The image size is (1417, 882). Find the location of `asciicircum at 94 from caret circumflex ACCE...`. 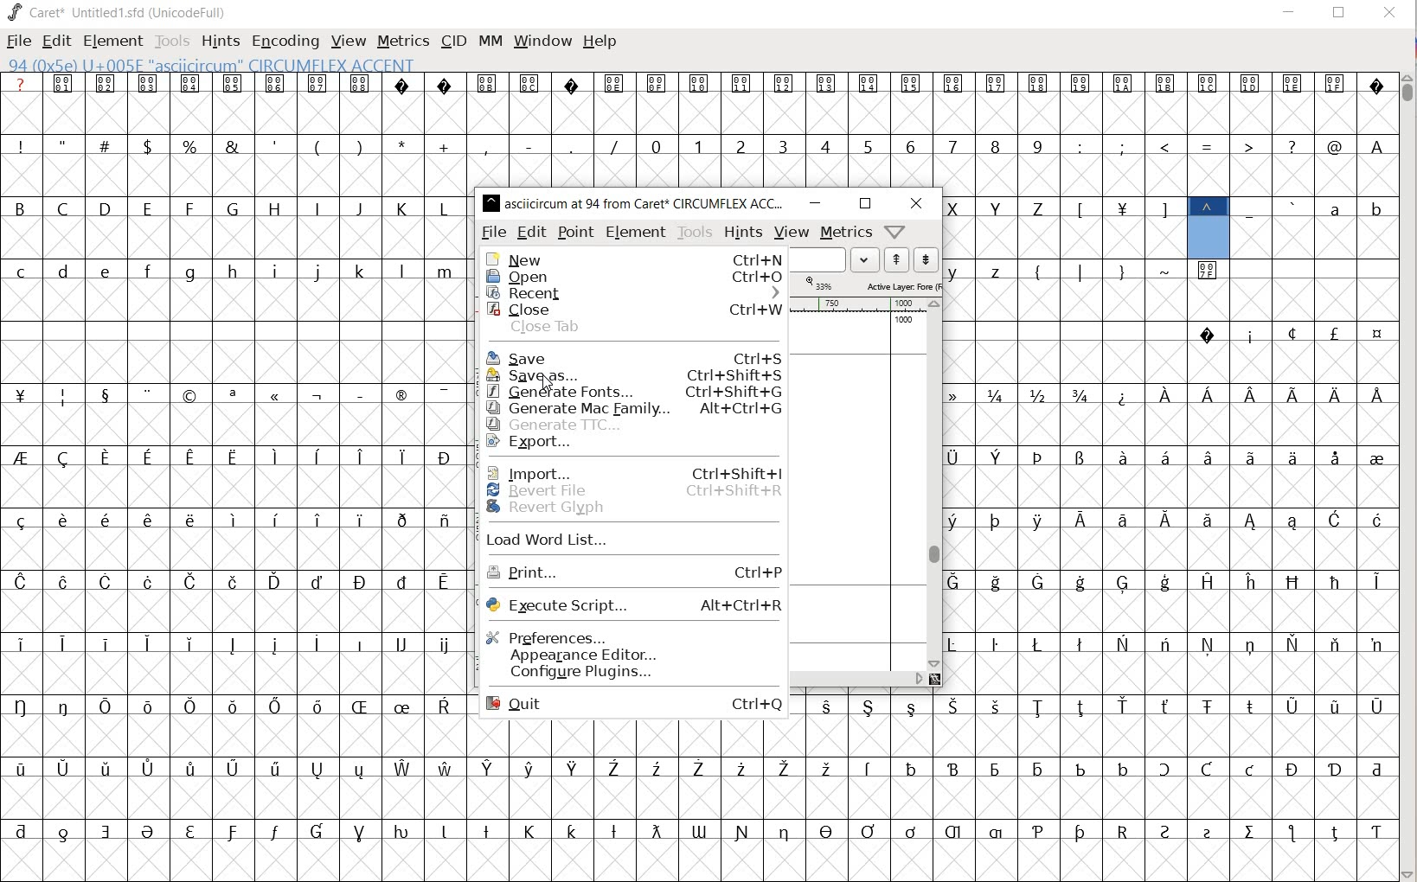

asciicircum at 94 from caret circumflex ACCE... is located at coordinates (636, 201).